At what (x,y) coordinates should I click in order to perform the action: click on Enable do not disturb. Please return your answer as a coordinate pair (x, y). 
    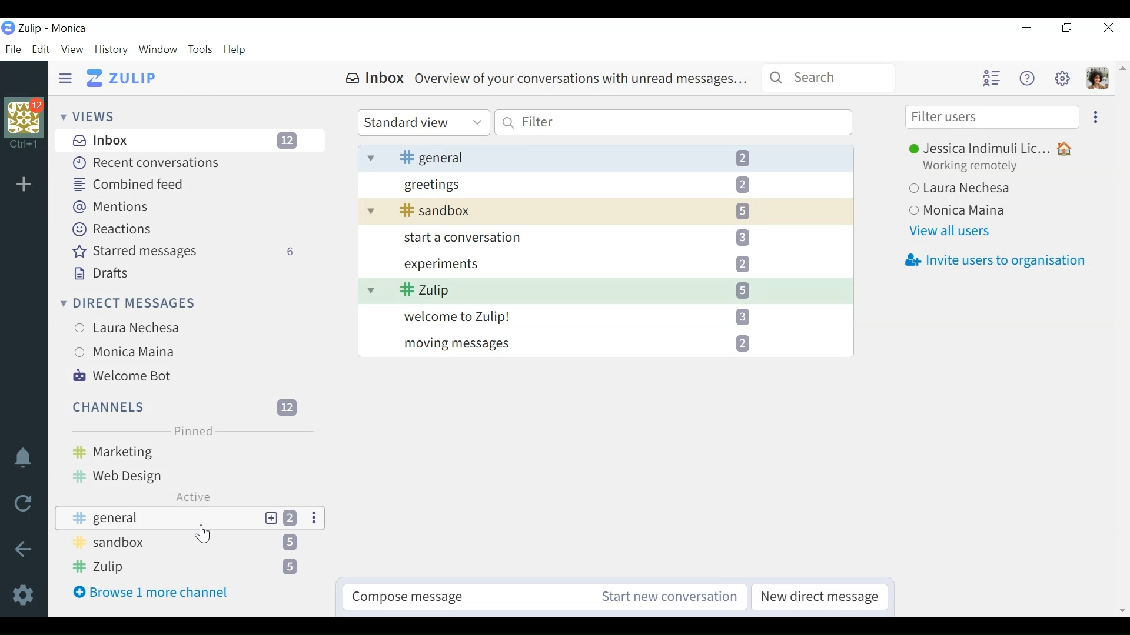
    Looking at the image, I should click on (26, 460).